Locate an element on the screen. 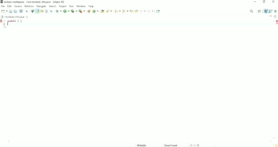  Toggle breadcrumb is located at coordinates (32, 11).